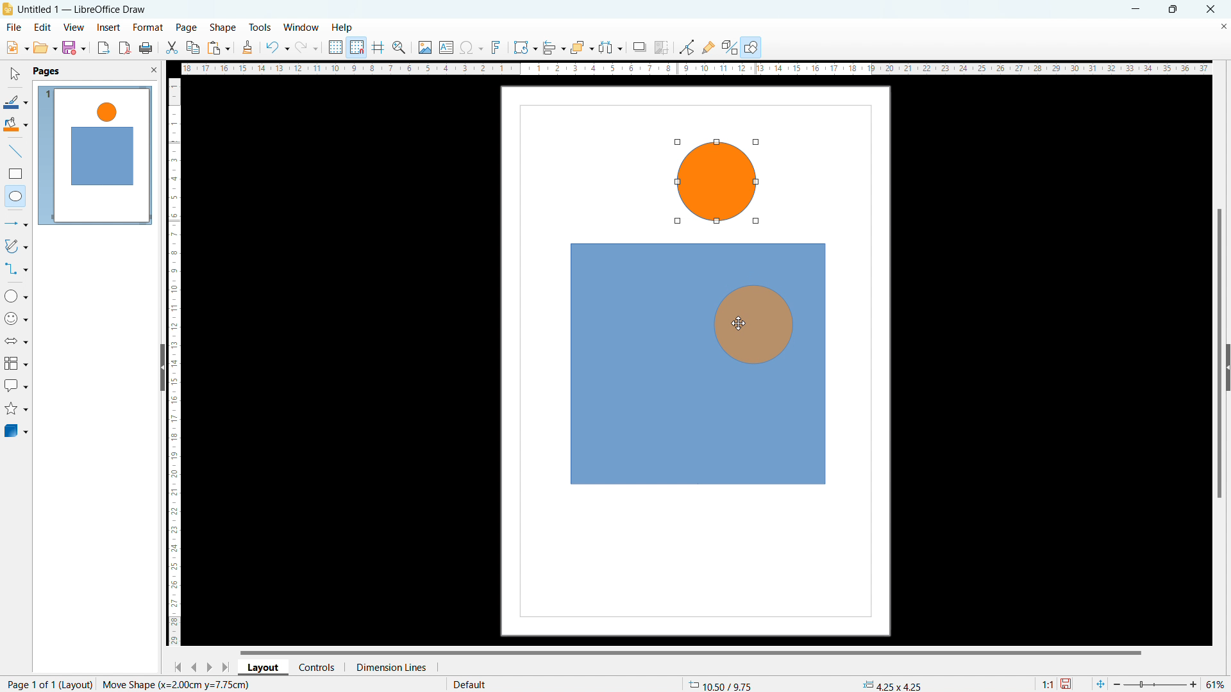  I want to click on callout shapes, so click(17, 386).